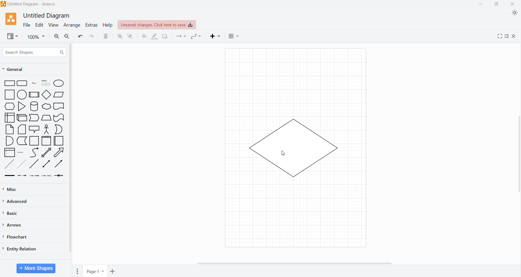  I want to click on View, so click(53, 25).